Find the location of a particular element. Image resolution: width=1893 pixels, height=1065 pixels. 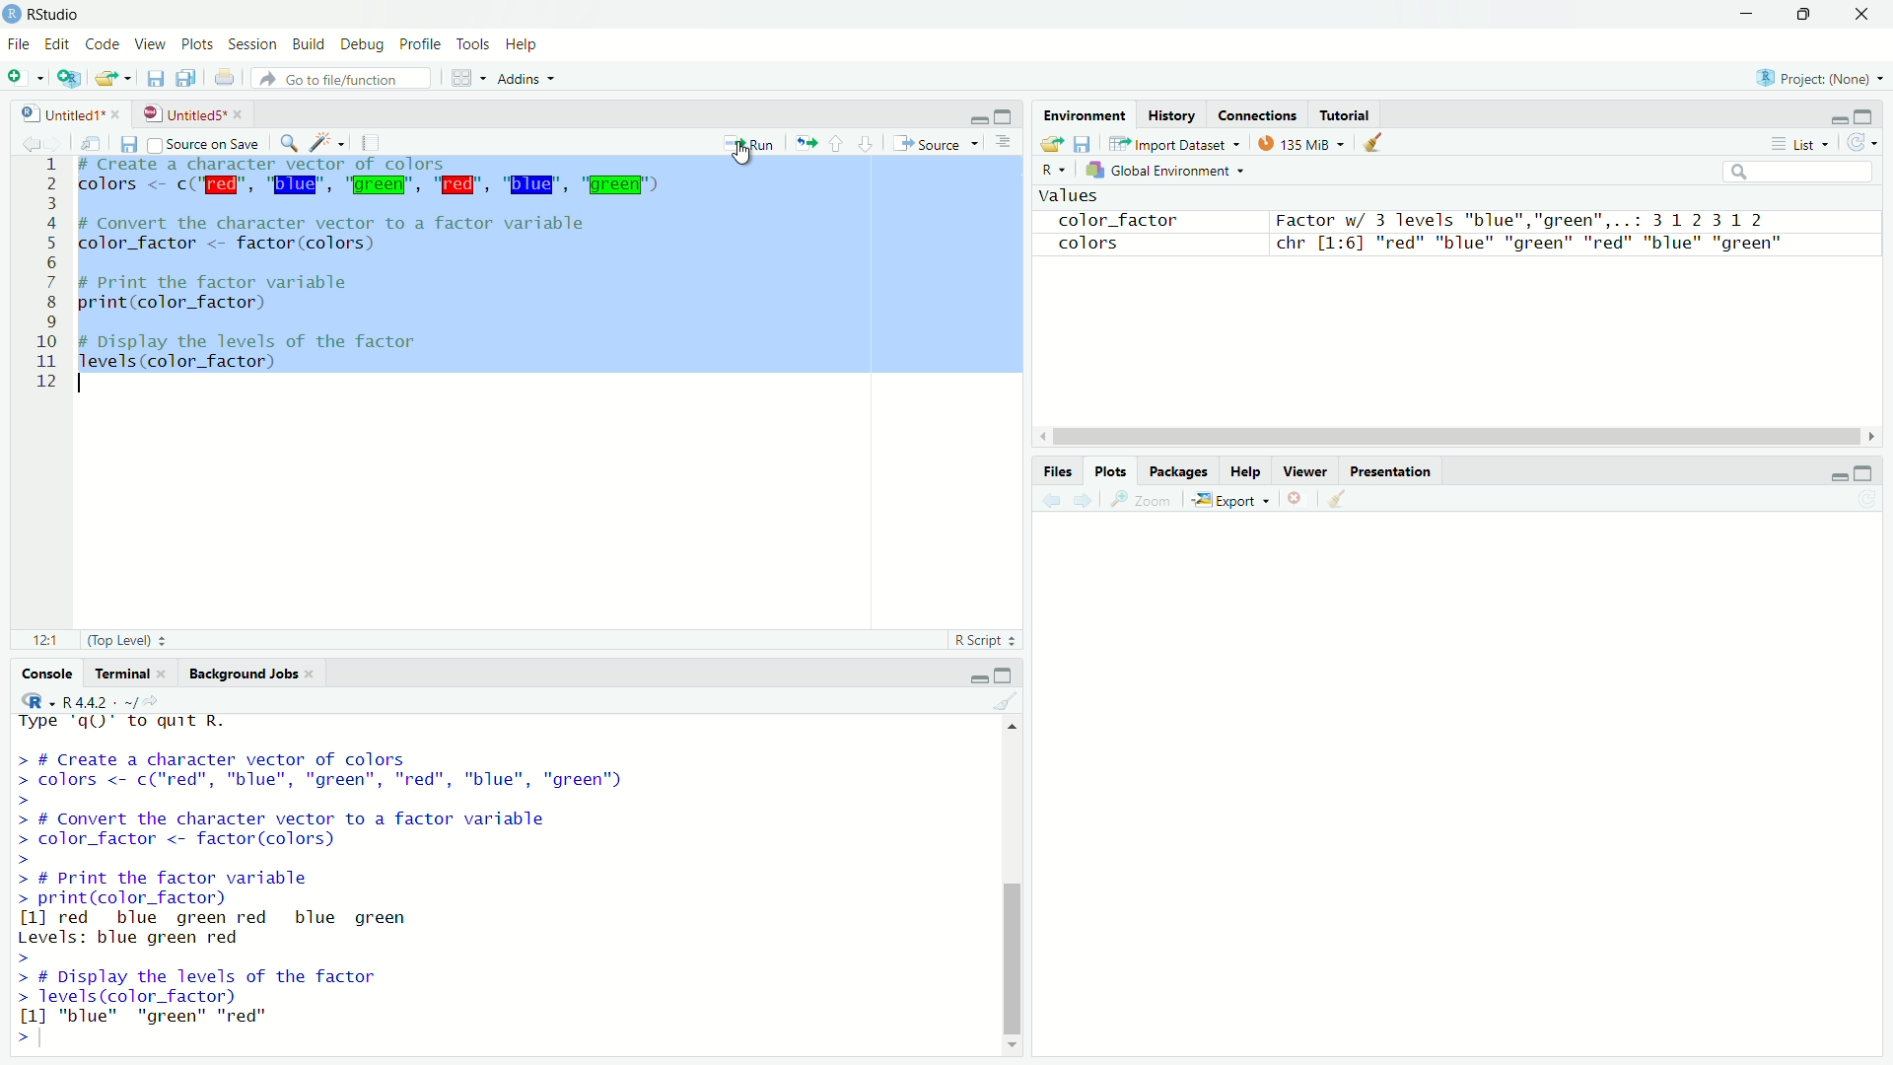

maximize is located at coordinates (1007, 673).